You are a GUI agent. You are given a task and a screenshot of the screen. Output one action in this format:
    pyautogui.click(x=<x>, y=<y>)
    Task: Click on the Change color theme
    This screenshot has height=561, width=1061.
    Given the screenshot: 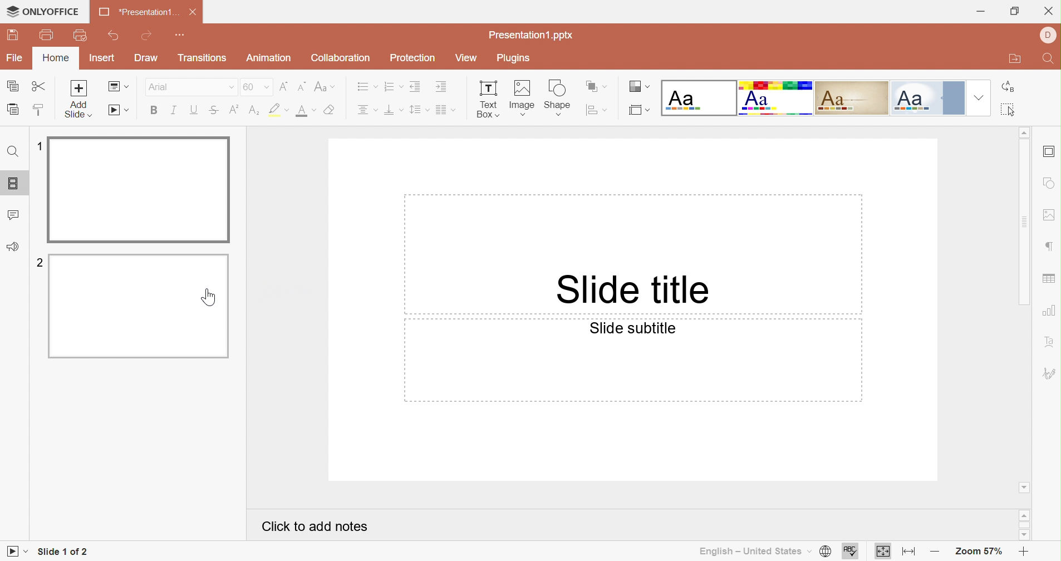 What is the action you would take?
    pyautogui.click(x=637, y=87)
    